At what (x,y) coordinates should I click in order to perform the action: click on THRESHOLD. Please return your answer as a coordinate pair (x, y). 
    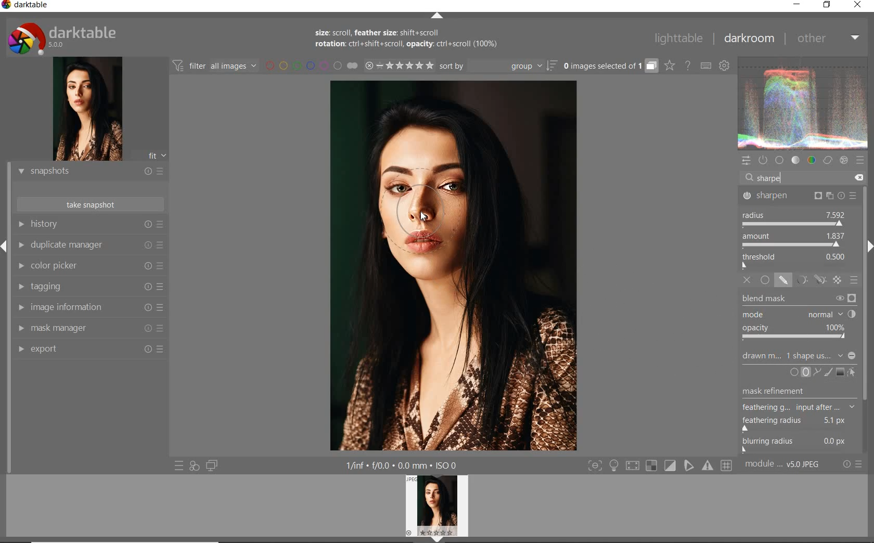
    Looking at the image, I should click on (795, 260).